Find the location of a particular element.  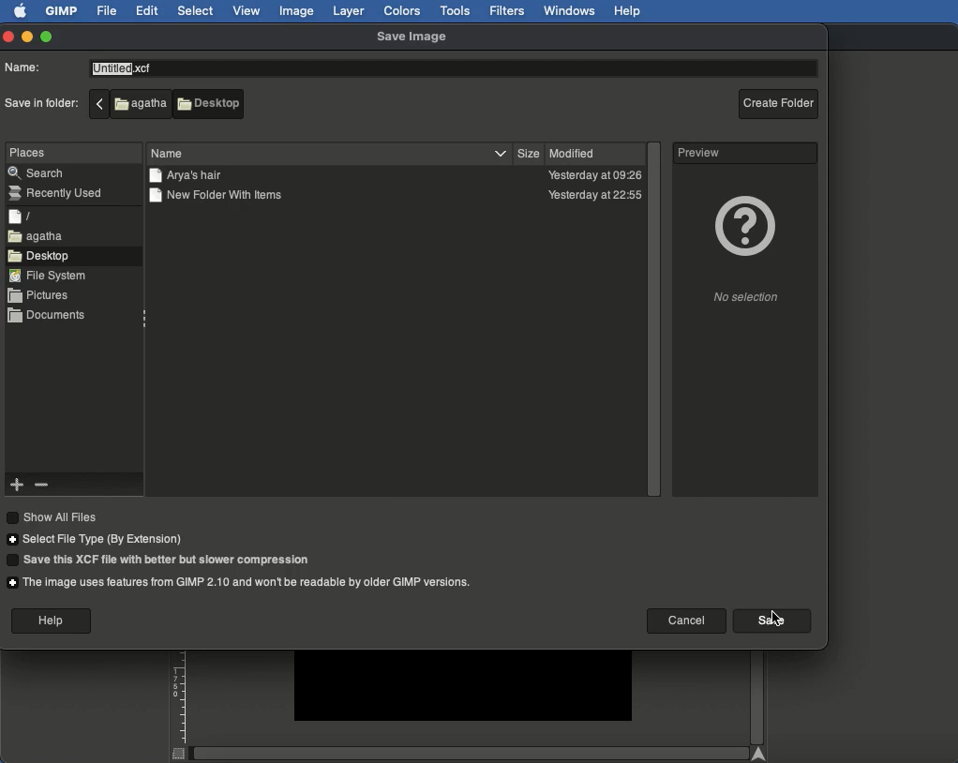

Maximize is located at coordinates (46, 36).